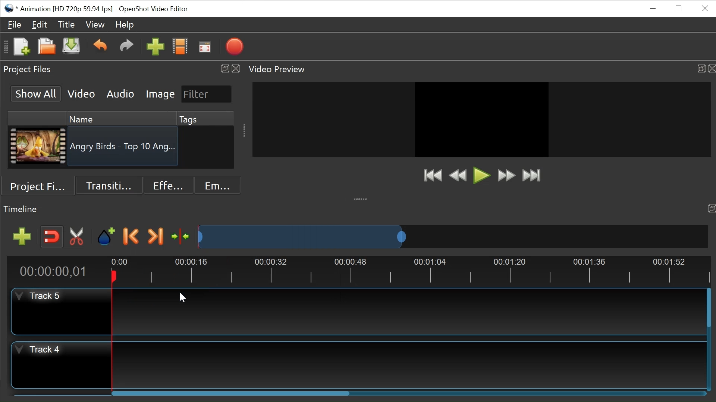 Image resolution: width=716 pixels, height=402 pixels. I want to click on Fullscreen, so click(205, 47).